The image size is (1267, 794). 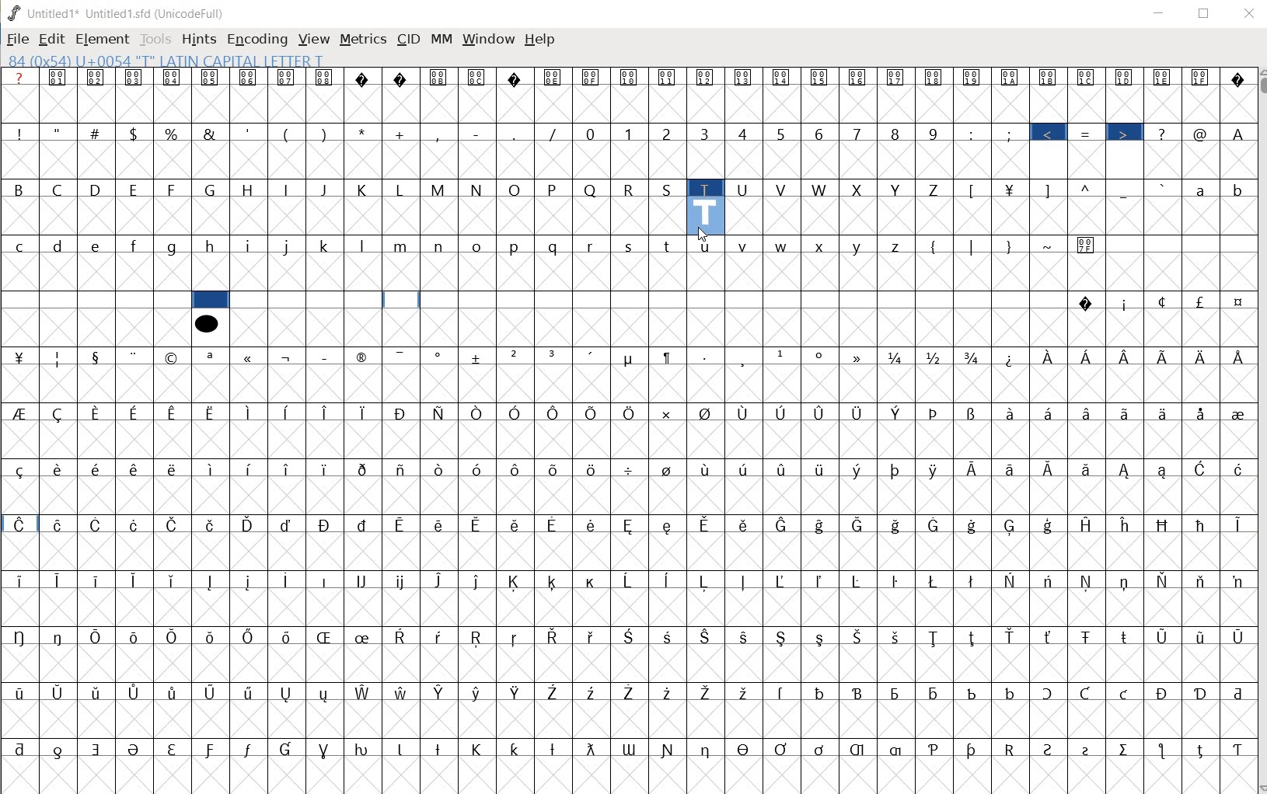 What do you see at coordinates (517, 583) in the screenshot?
I see `Symbol` at bounding box center [517, 583].